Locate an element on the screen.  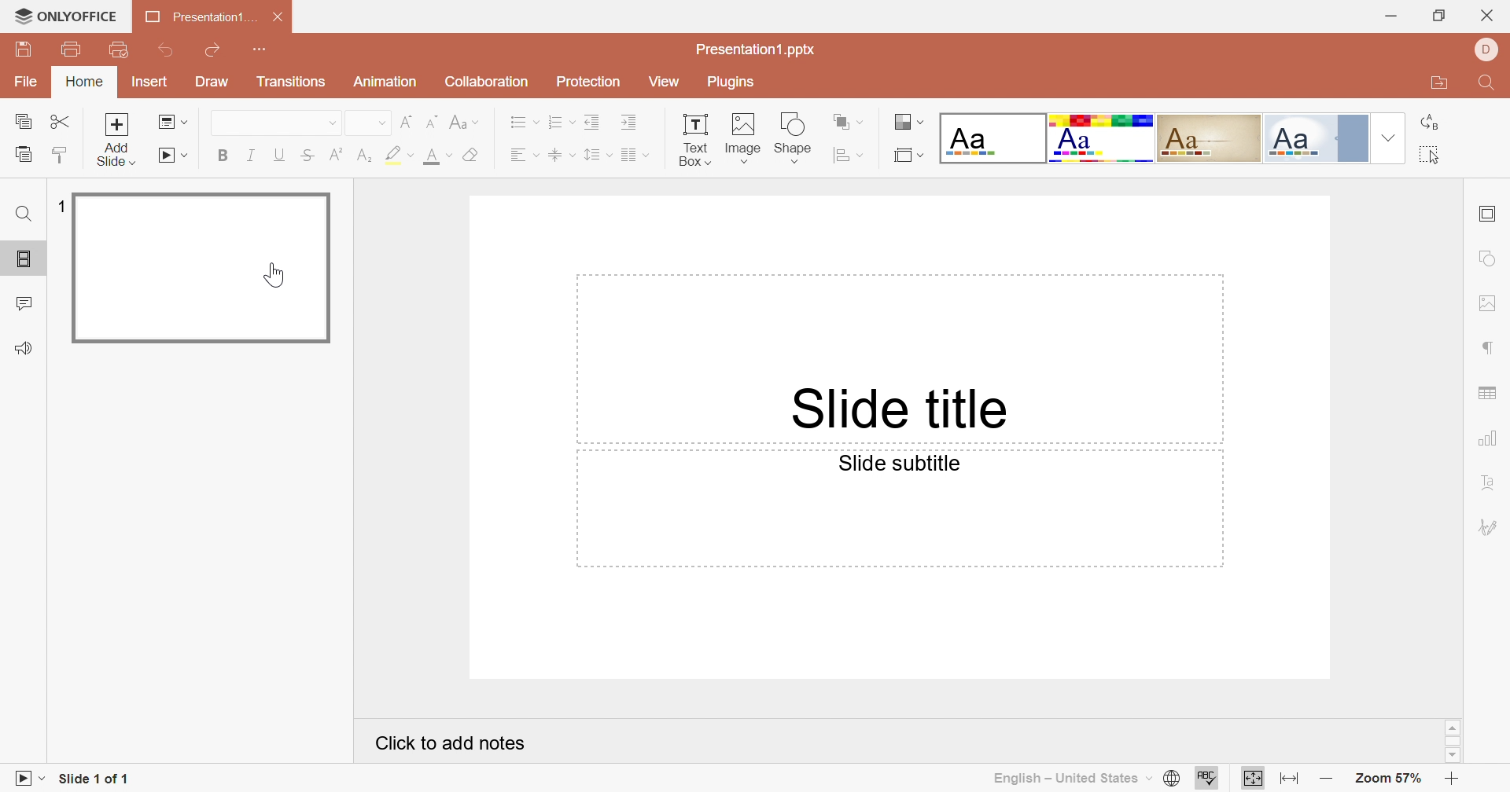
Drop Down is located at coordinates (43, 775).